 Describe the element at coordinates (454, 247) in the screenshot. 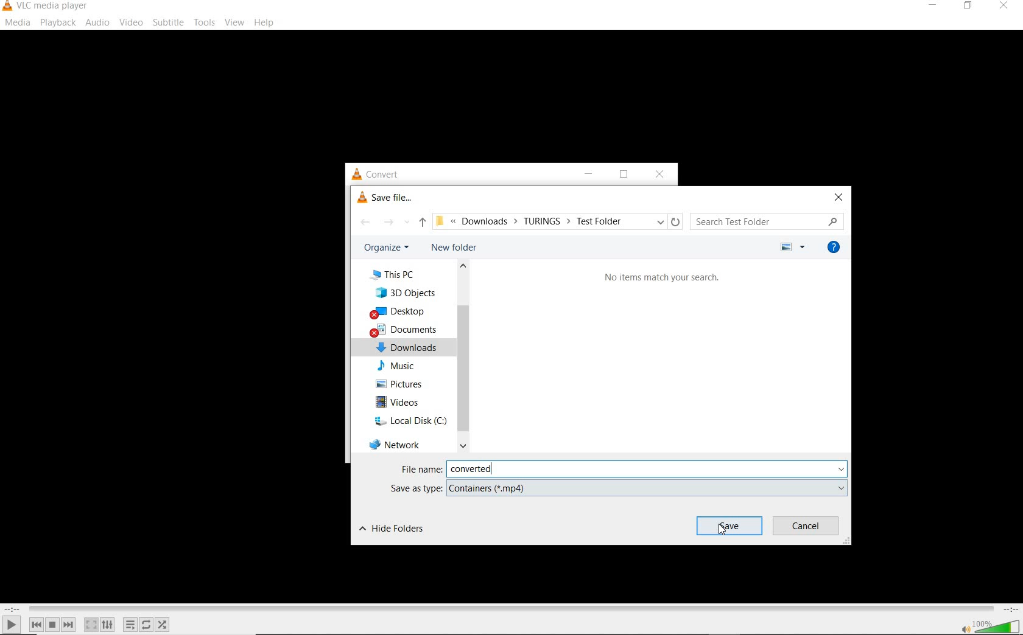

I see `new folder` at that location.